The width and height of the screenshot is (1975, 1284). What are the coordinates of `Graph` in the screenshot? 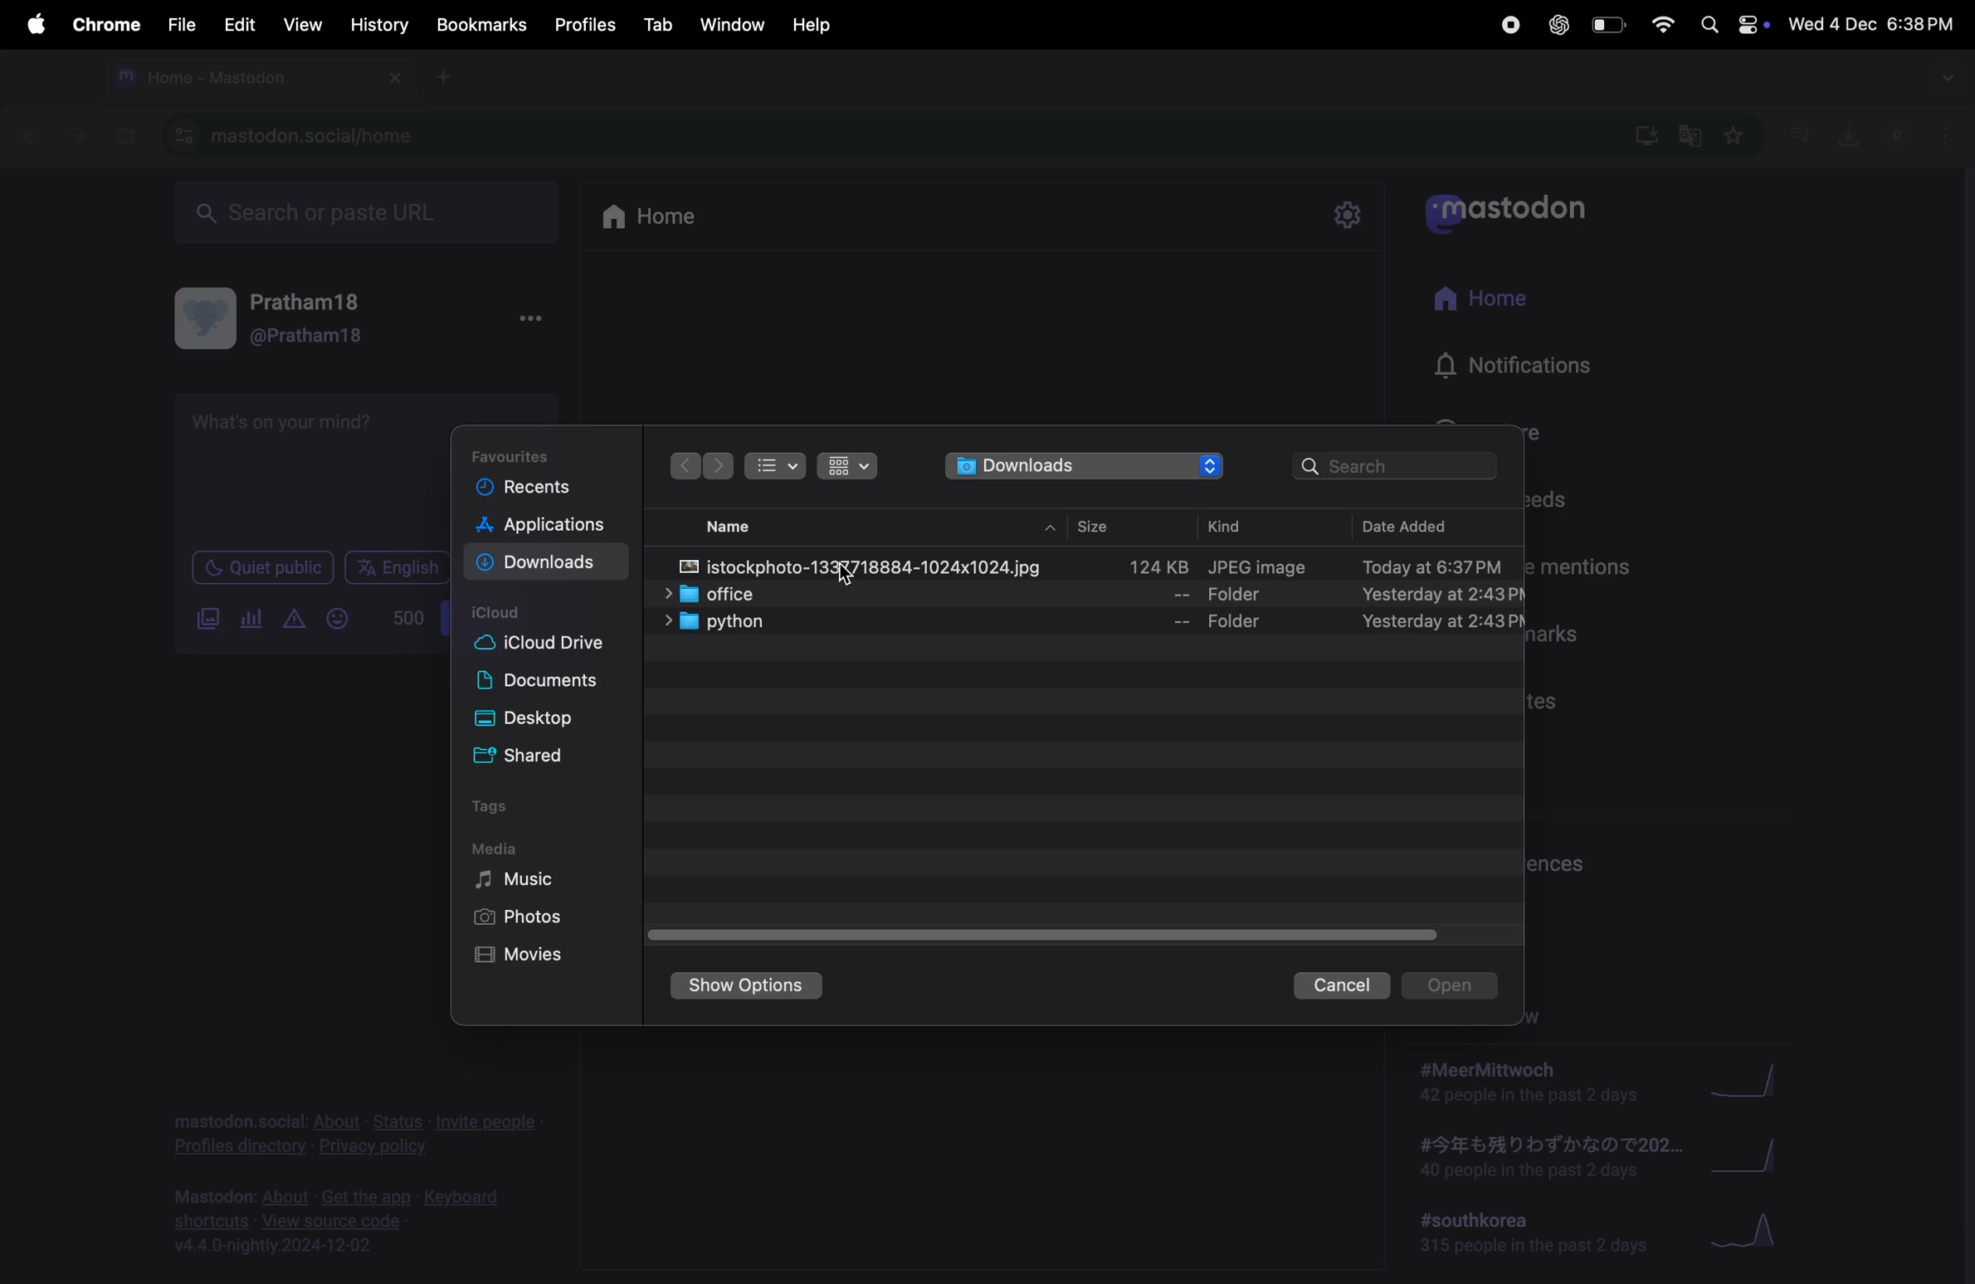 It's located at (1753, 1233).